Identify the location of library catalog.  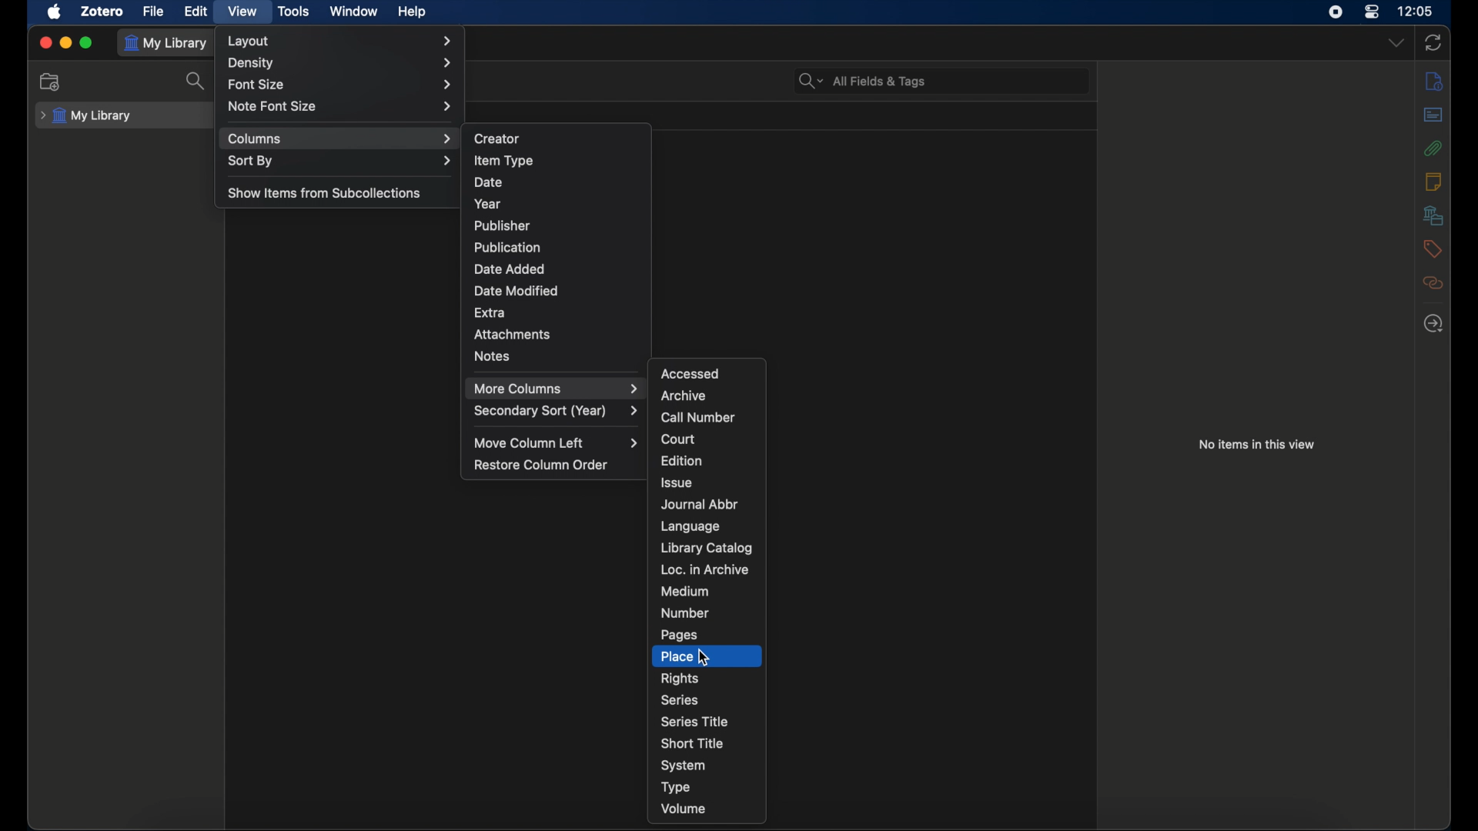
(706, 547).